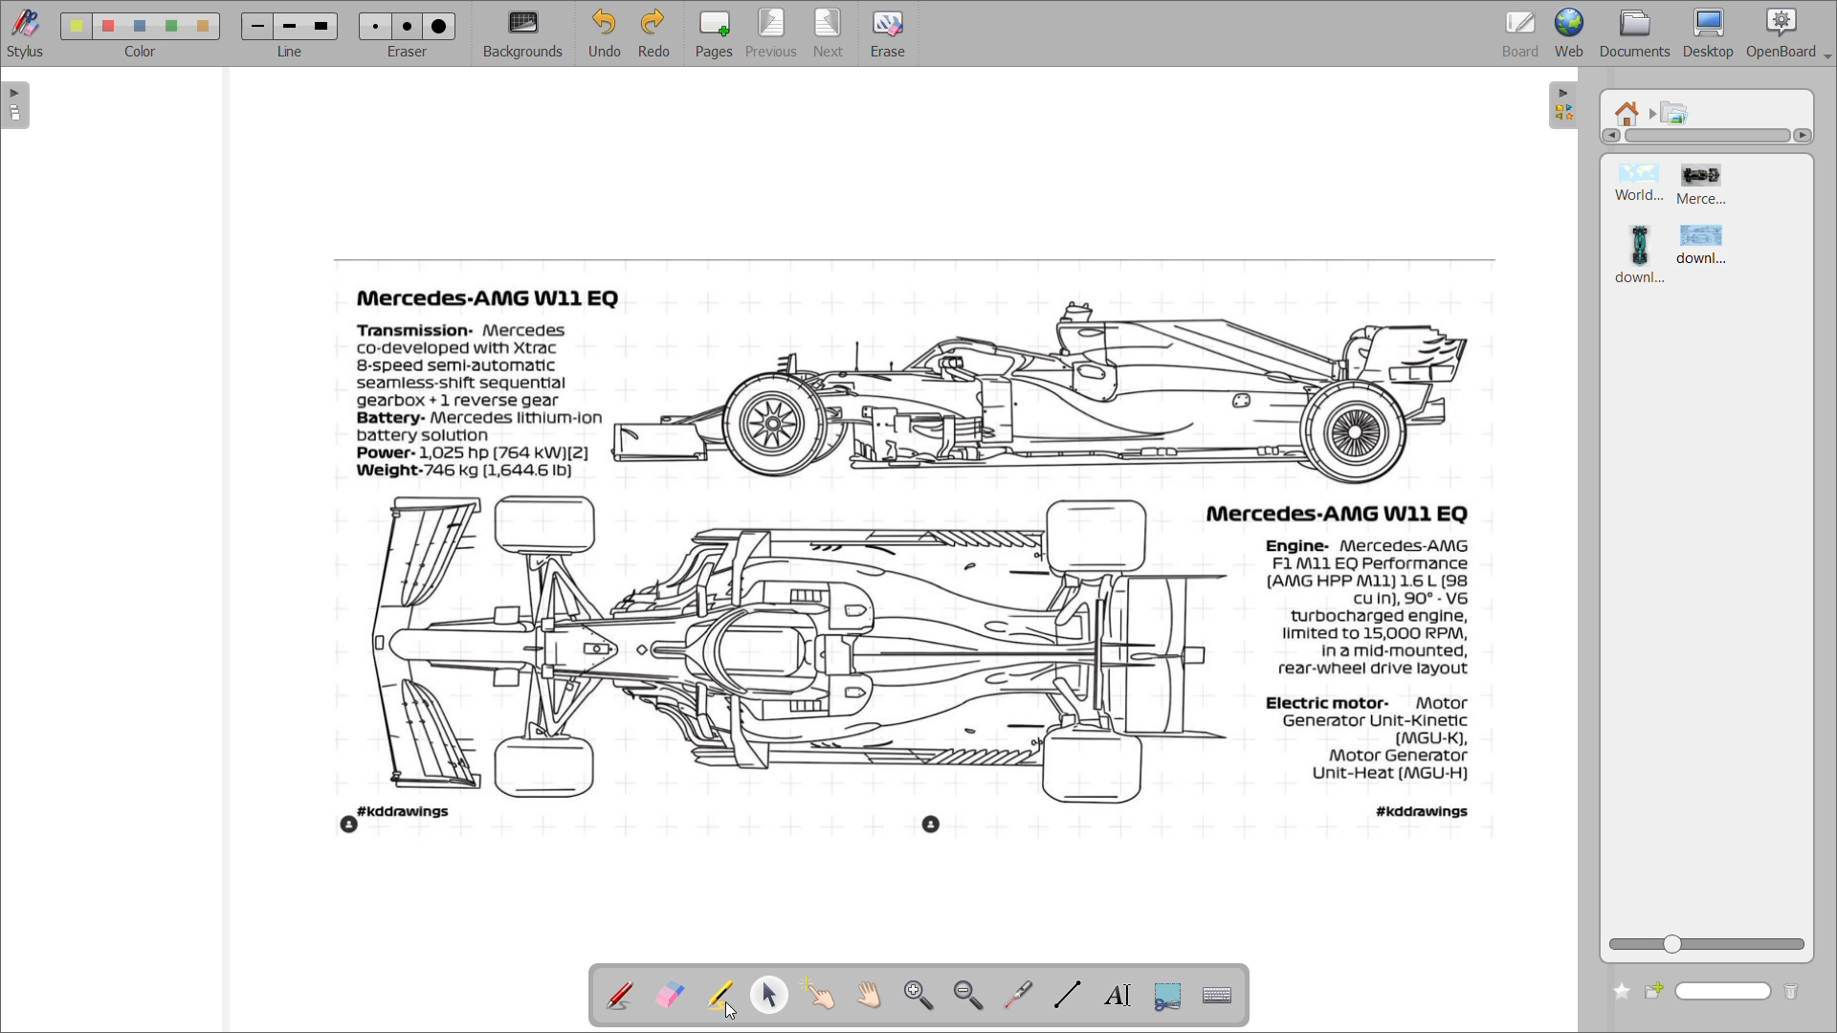 The width and height of the screenshot is (1837, 1033). I want to click on capture part of screen, so click(1166, 994).